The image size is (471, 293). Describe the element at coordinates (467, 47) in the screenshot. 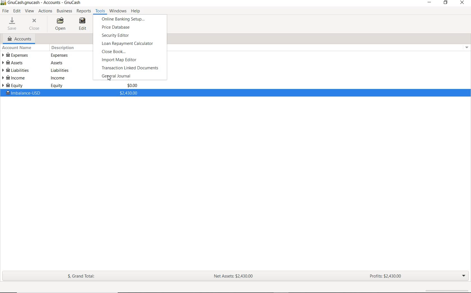

I see `Drop-down ` at that location.